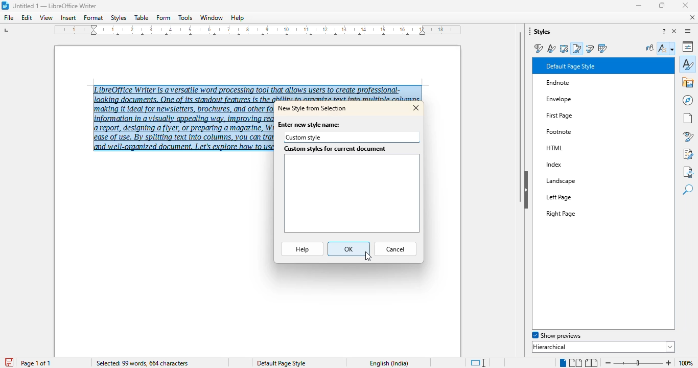  Describe the element at coordinates (185, 18) in the screenshot. I see `tools` at that location.